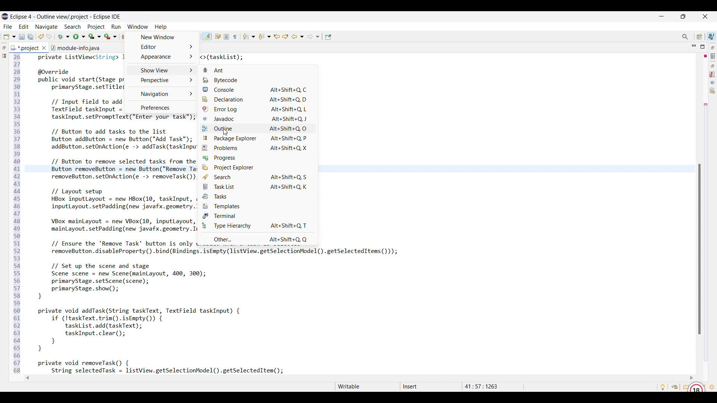  What do you see at coordinates (286, 37) in the screenshot?
I see `Next edit location` at bounding box center [286, 37].